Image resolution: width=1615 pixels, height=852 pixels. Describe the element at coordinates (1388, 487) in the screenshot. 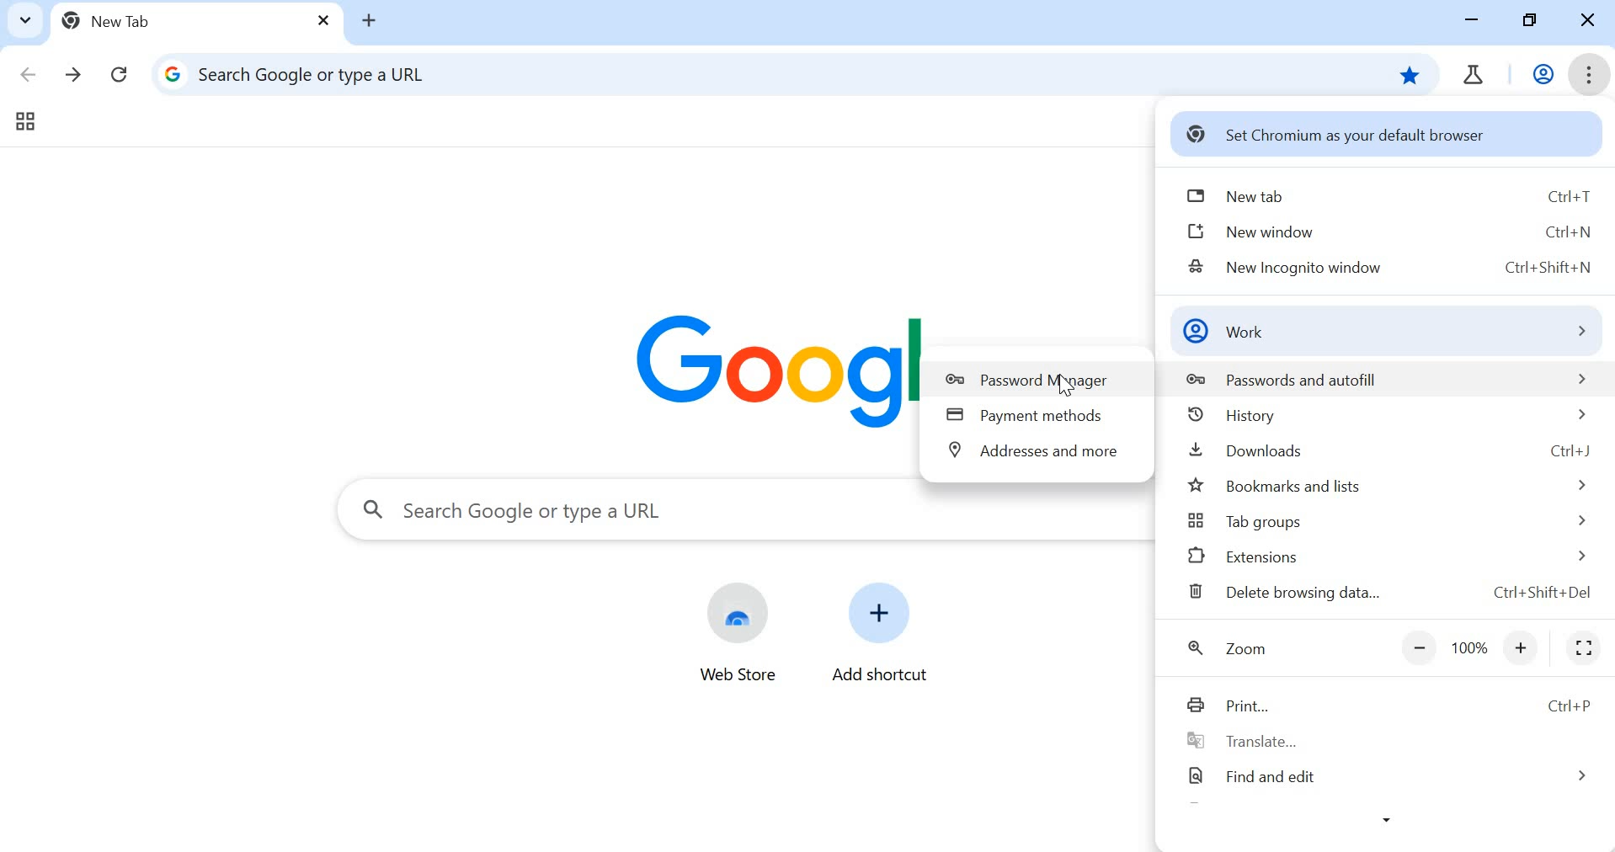

I see `bookmarks and lists` at that location.